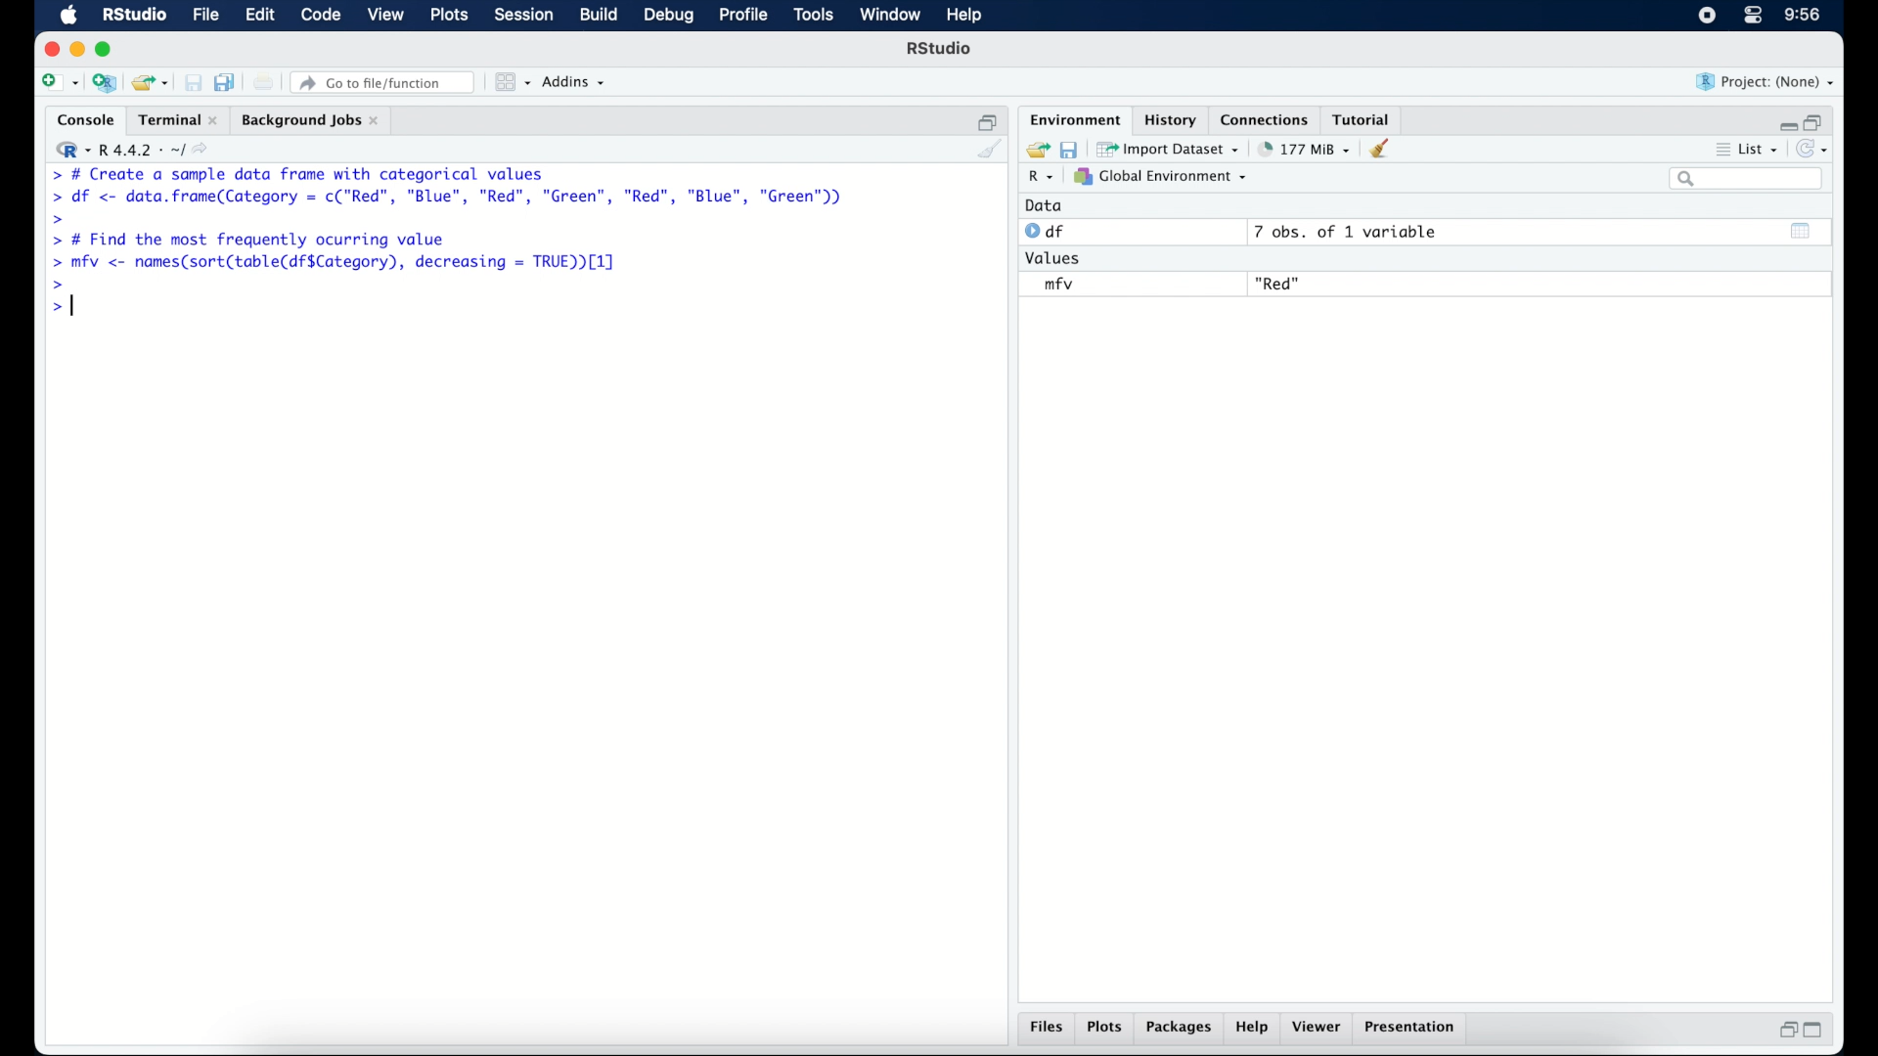  Describe the element at coordinates (225, 80) in the screenshot. I see `save all open documents` at that location.